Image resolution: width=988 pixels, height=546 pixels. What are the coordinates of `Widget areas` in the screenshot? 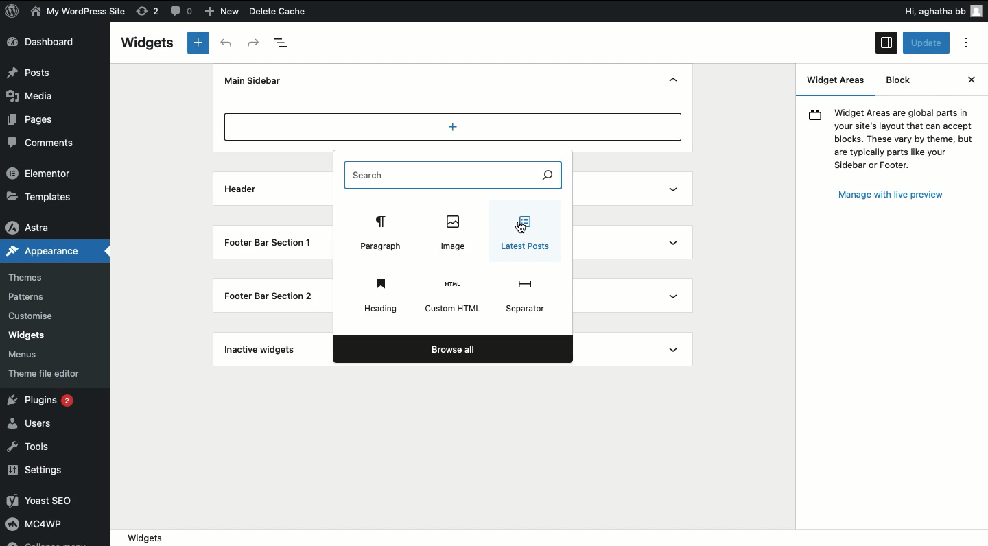 It's located at (839, 82).